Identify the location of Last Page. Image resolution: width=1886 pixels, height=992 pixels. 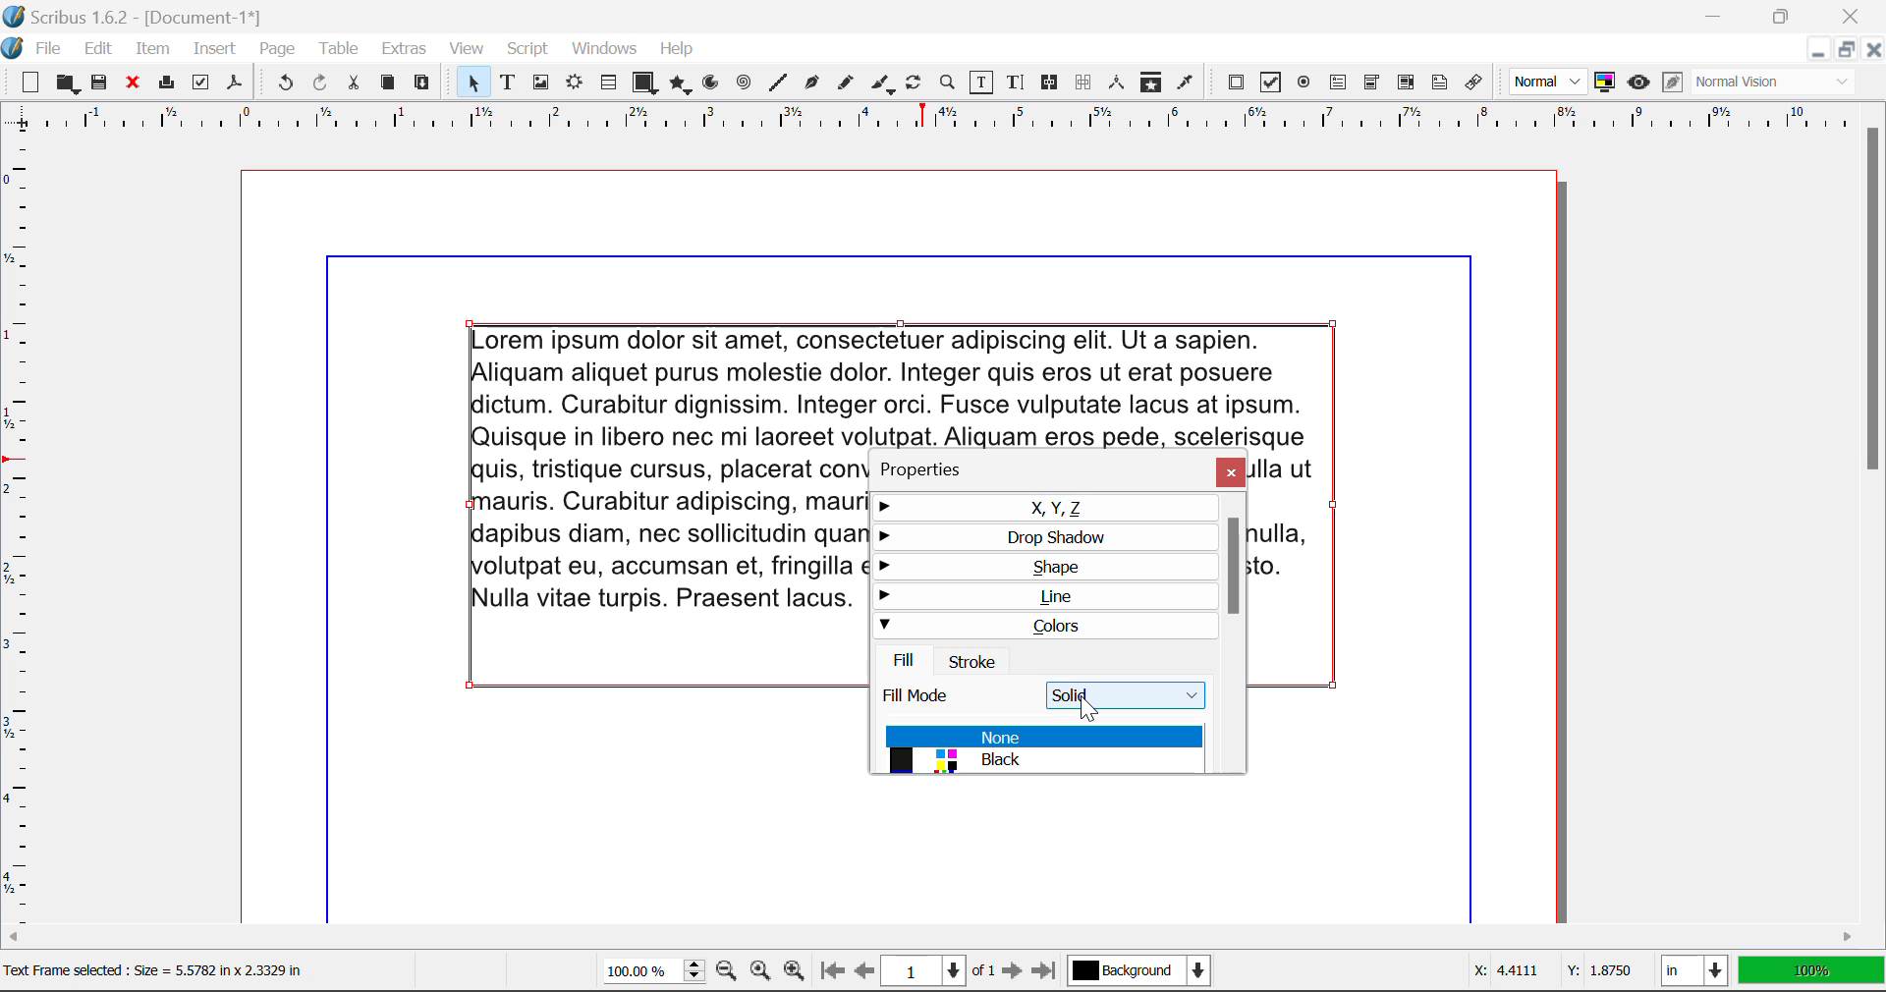
(1048, 974).